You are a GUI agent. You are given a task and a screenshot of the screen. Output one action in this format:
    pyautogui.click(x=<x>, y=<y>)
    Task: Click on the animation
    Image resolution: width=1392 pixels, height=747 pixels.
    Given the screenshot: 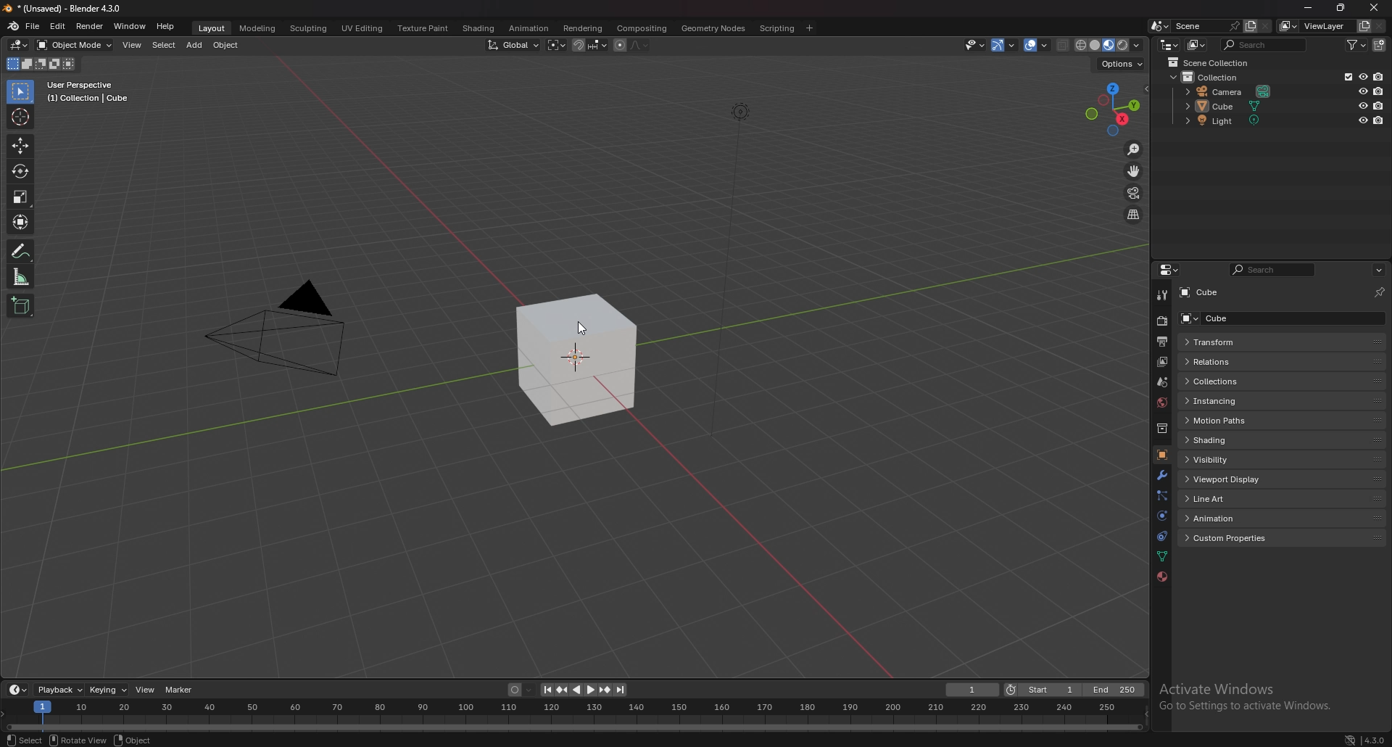 What is the action you would take?
    pyautogui.click(x=1231, y=518)
    